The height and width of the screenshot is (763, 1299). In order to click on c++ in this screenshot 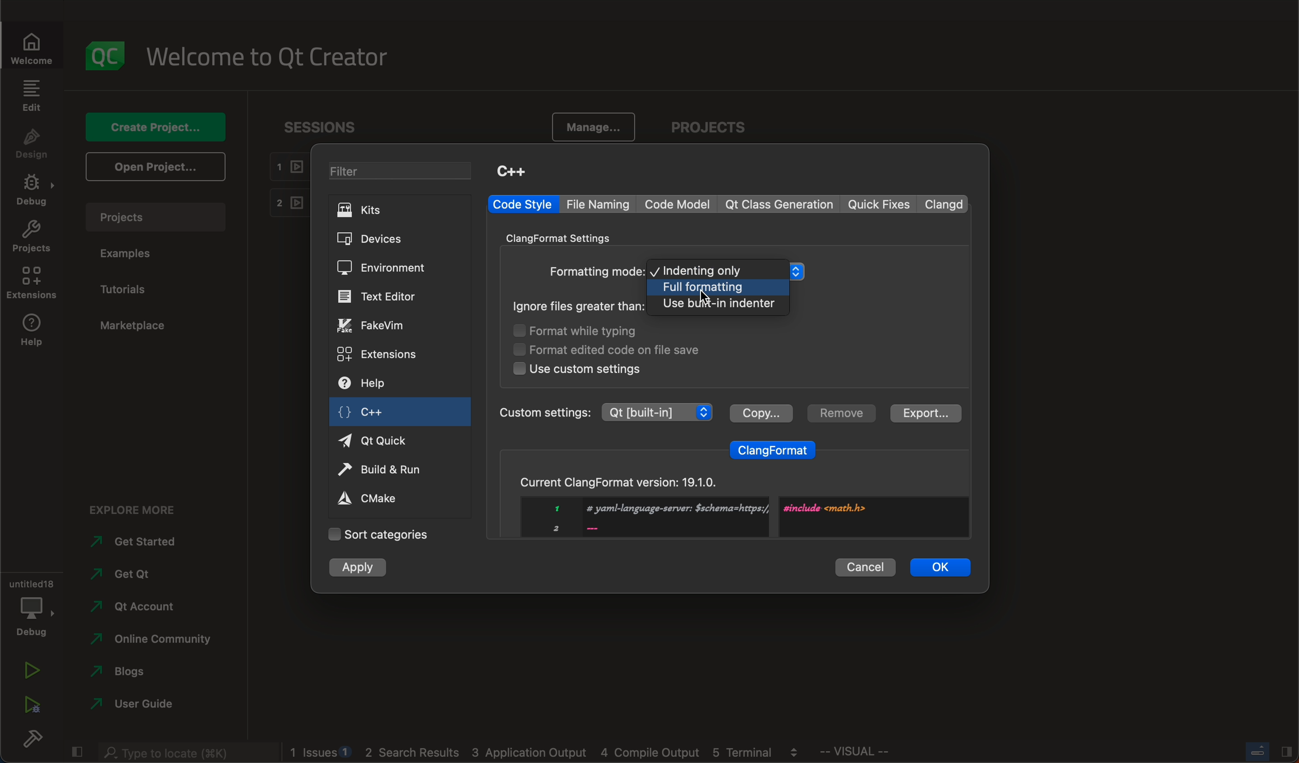, I will do `click(373, 414)`.